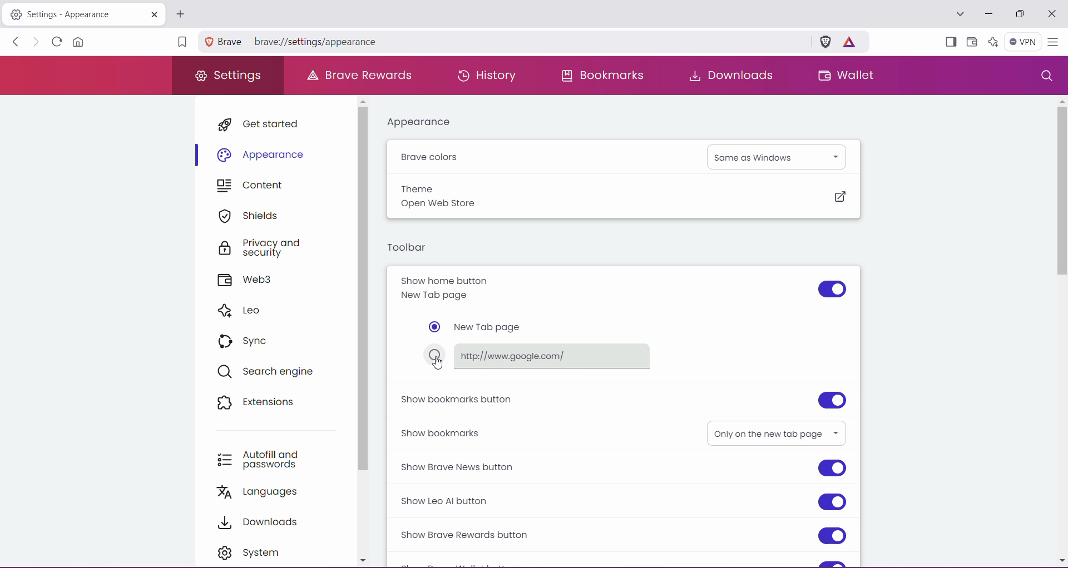 Image resolution: width=1068 pixels, height=568 pixels. What do you see at coordinates (1059, 331) in the screenshot?
I see `Vertical Scroll Bar` at bounding box center [1059, 331].